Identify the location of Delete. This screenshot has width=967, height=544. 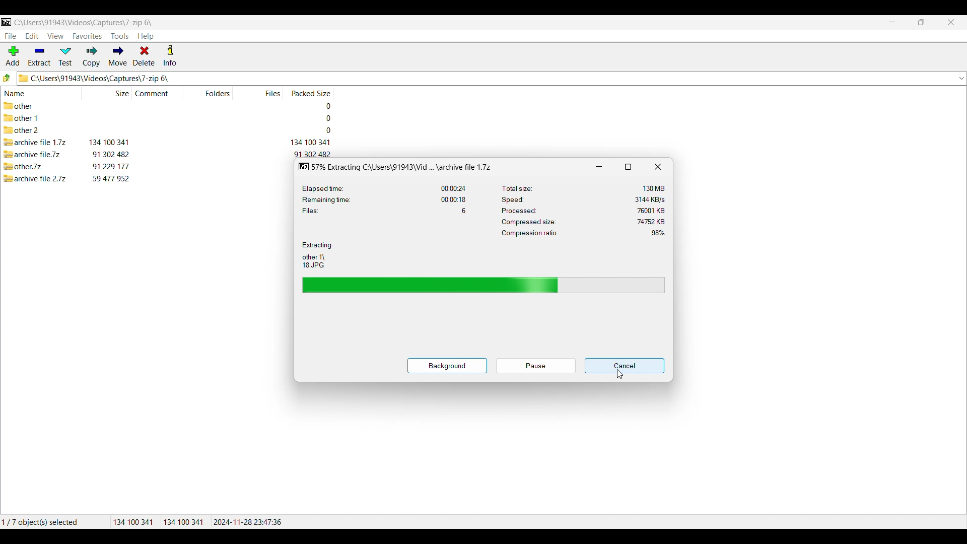
(144, 55).